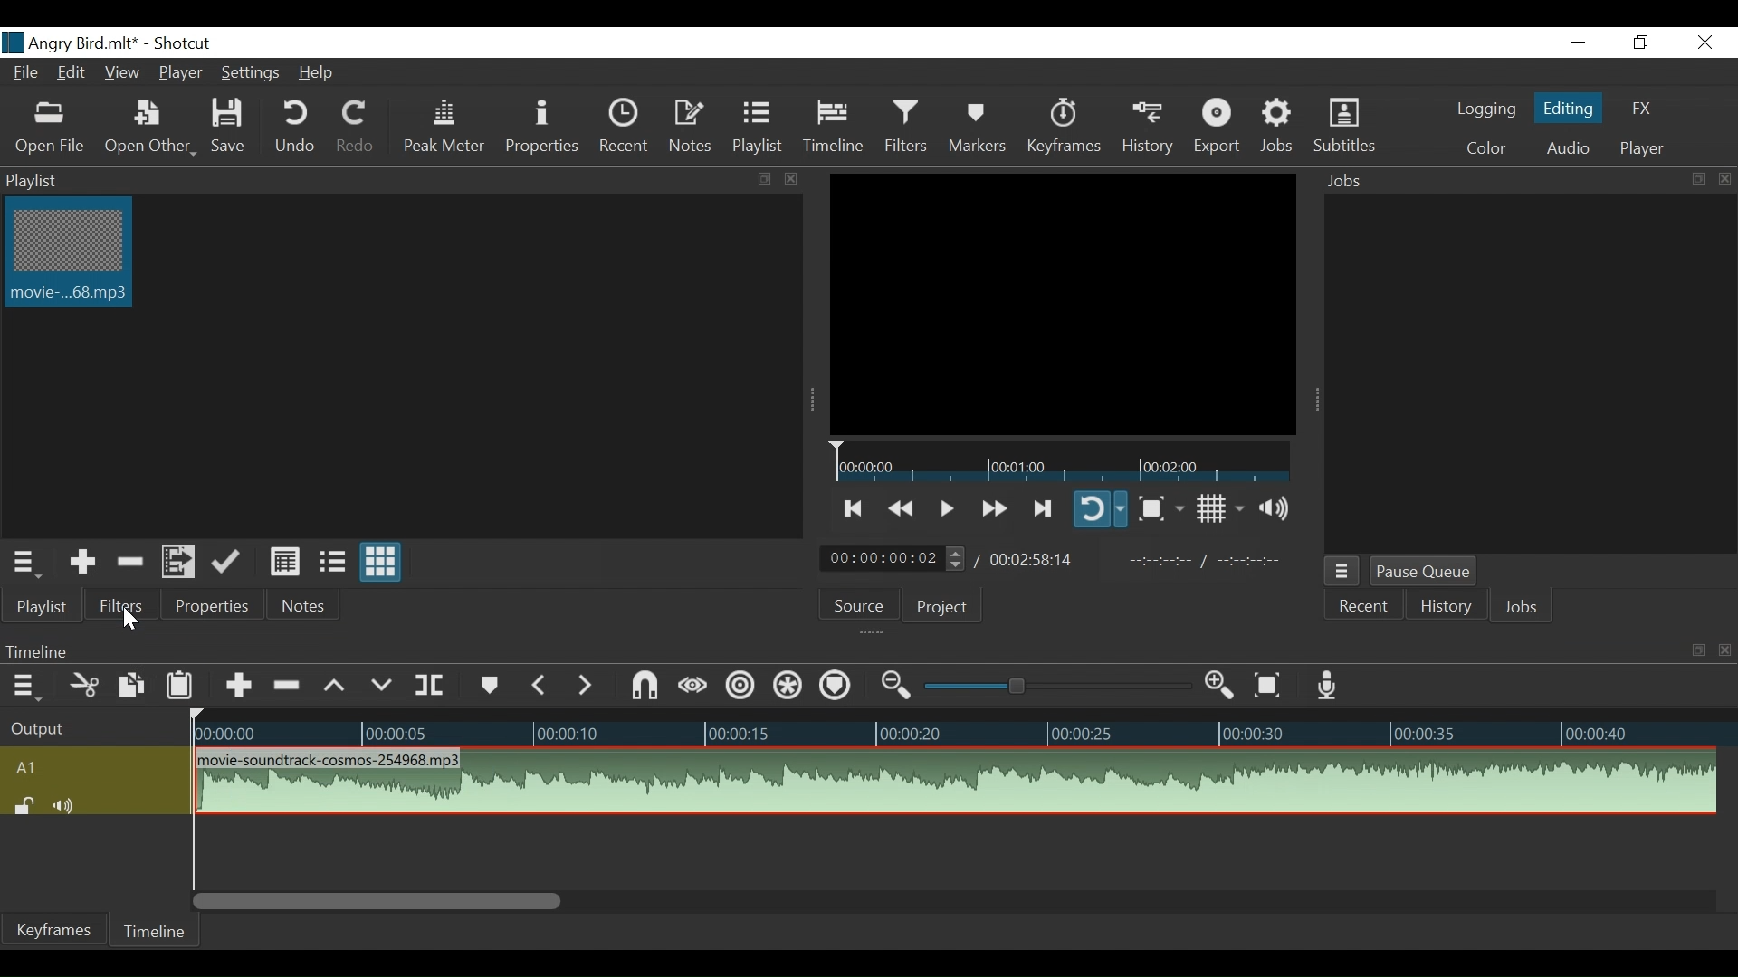 This screenshot has width=1738, height=977. What do you see at coordinates (69, 258) in the screenshot?
I see `Clip` at bounding box center [69, 258].